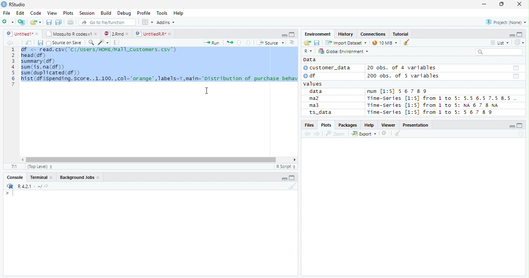 This screenshot has height=278, width=529. What do you see at coordinates (68, 13) in the screenshot?
I see `Plots` at bounding box center [68, 13].